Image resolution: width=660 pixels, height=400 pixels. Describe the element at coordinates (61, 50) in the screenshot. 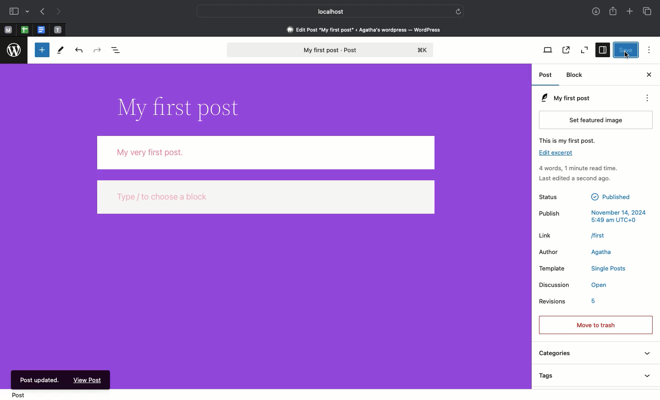

I see `Tools` at that location.